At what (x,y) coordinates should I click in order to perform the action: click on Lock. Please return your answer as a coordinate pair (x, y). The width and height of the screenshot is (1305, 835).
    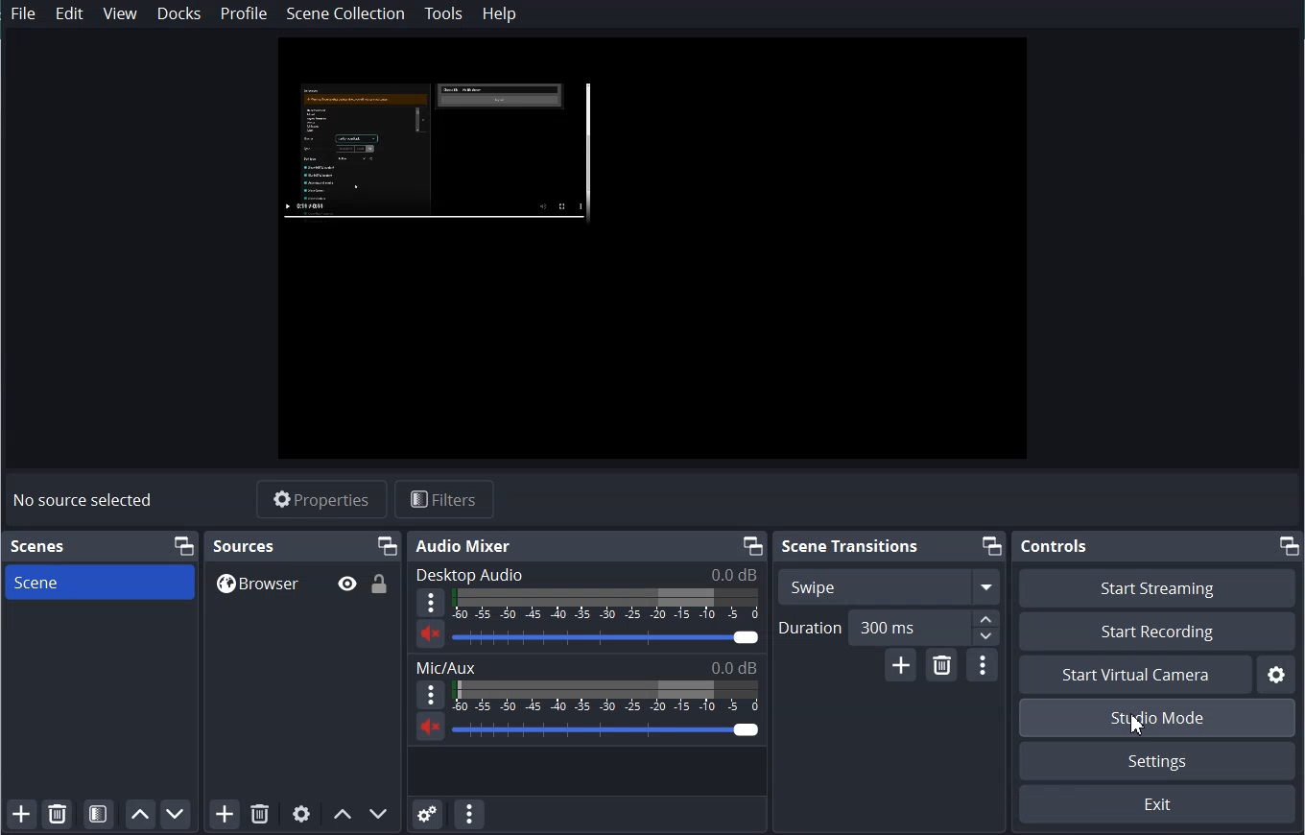
    Looking at the image, I should click on (380, 583).